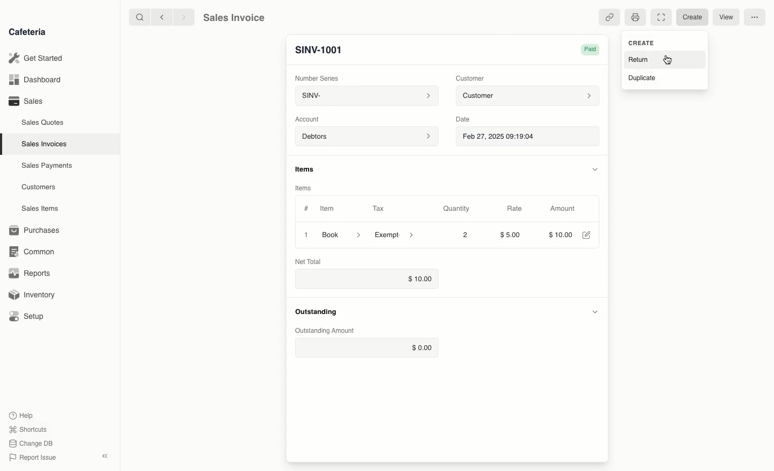 Image resolution: width=774 pixels, height=471 pixels. What do you see at coordinates (367, 137) in the screenshot?
I see `Debtors ` at bounding box center [367, 137].